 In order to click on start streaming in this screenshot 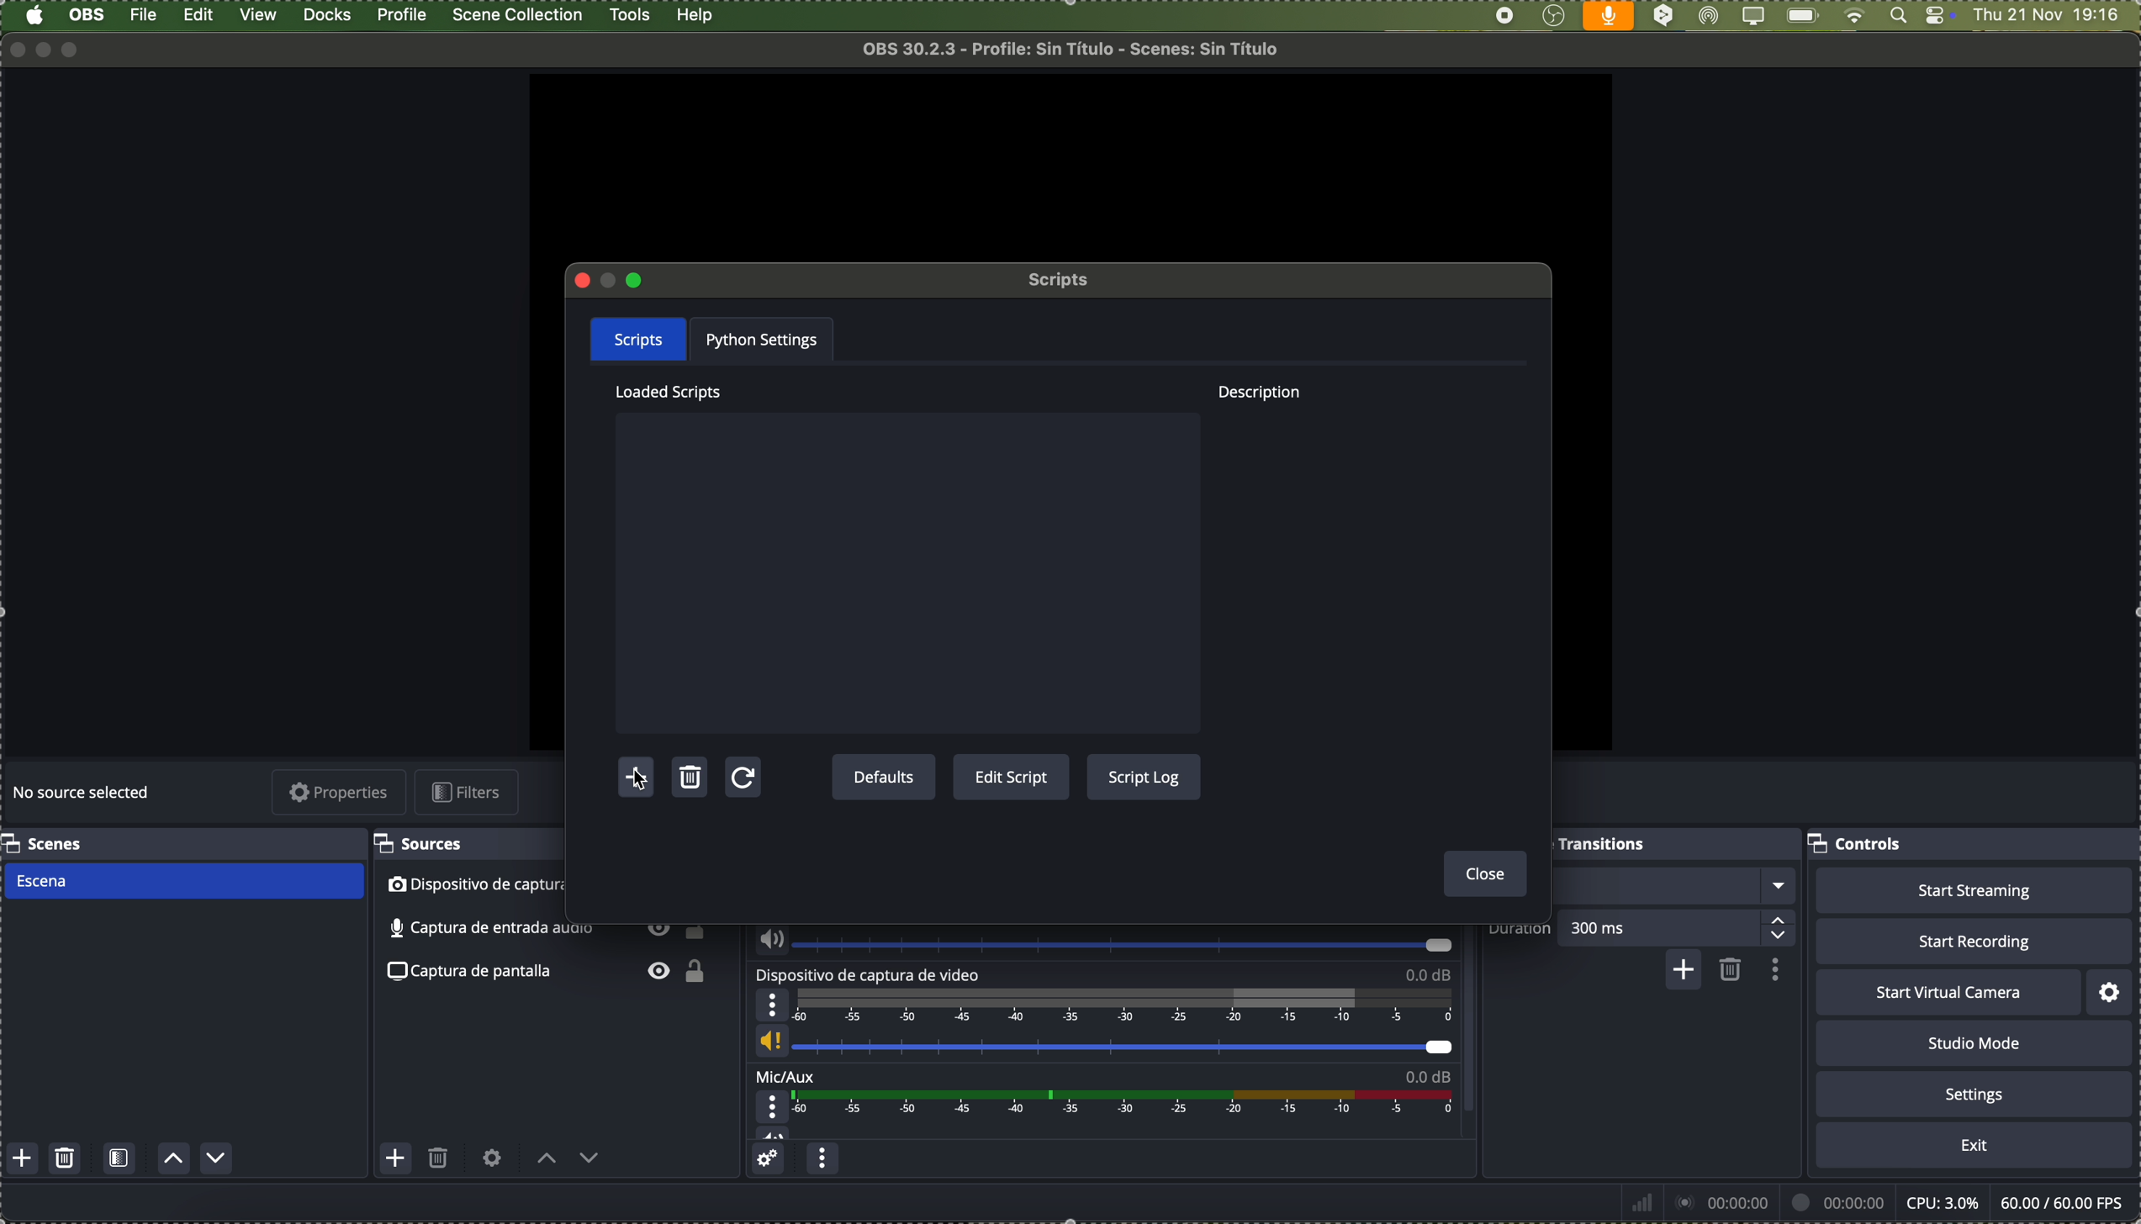, I will do `click(1974, 890)`.